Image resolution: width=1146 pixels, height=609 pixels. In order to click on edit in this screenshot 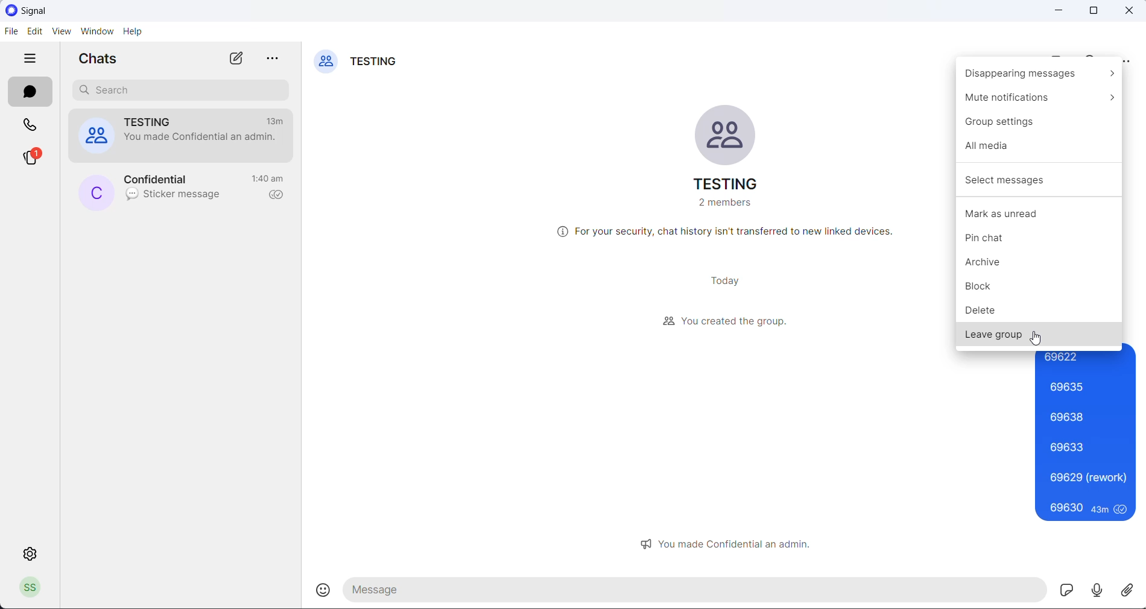, I will do `click(33, 34)`.